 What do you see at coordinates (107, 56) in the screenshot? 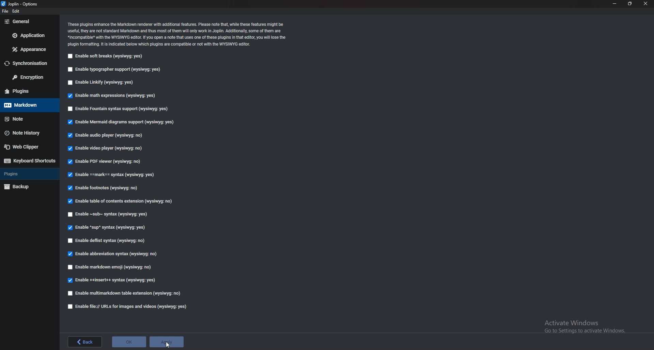
I see `enable soft brakes` at bounding box center [107, 56].